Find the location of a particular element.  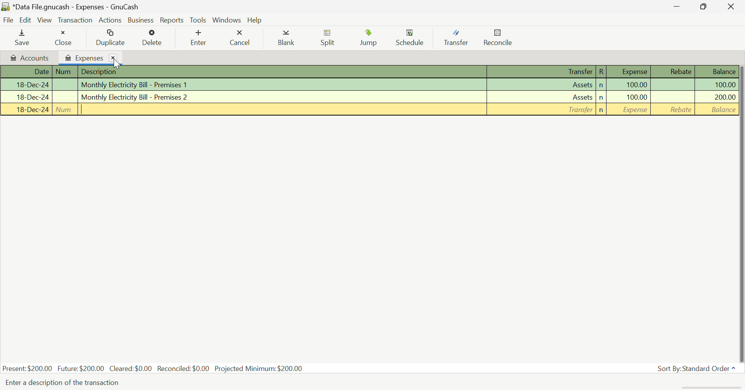

Tools is located at coordinates (199, 21).